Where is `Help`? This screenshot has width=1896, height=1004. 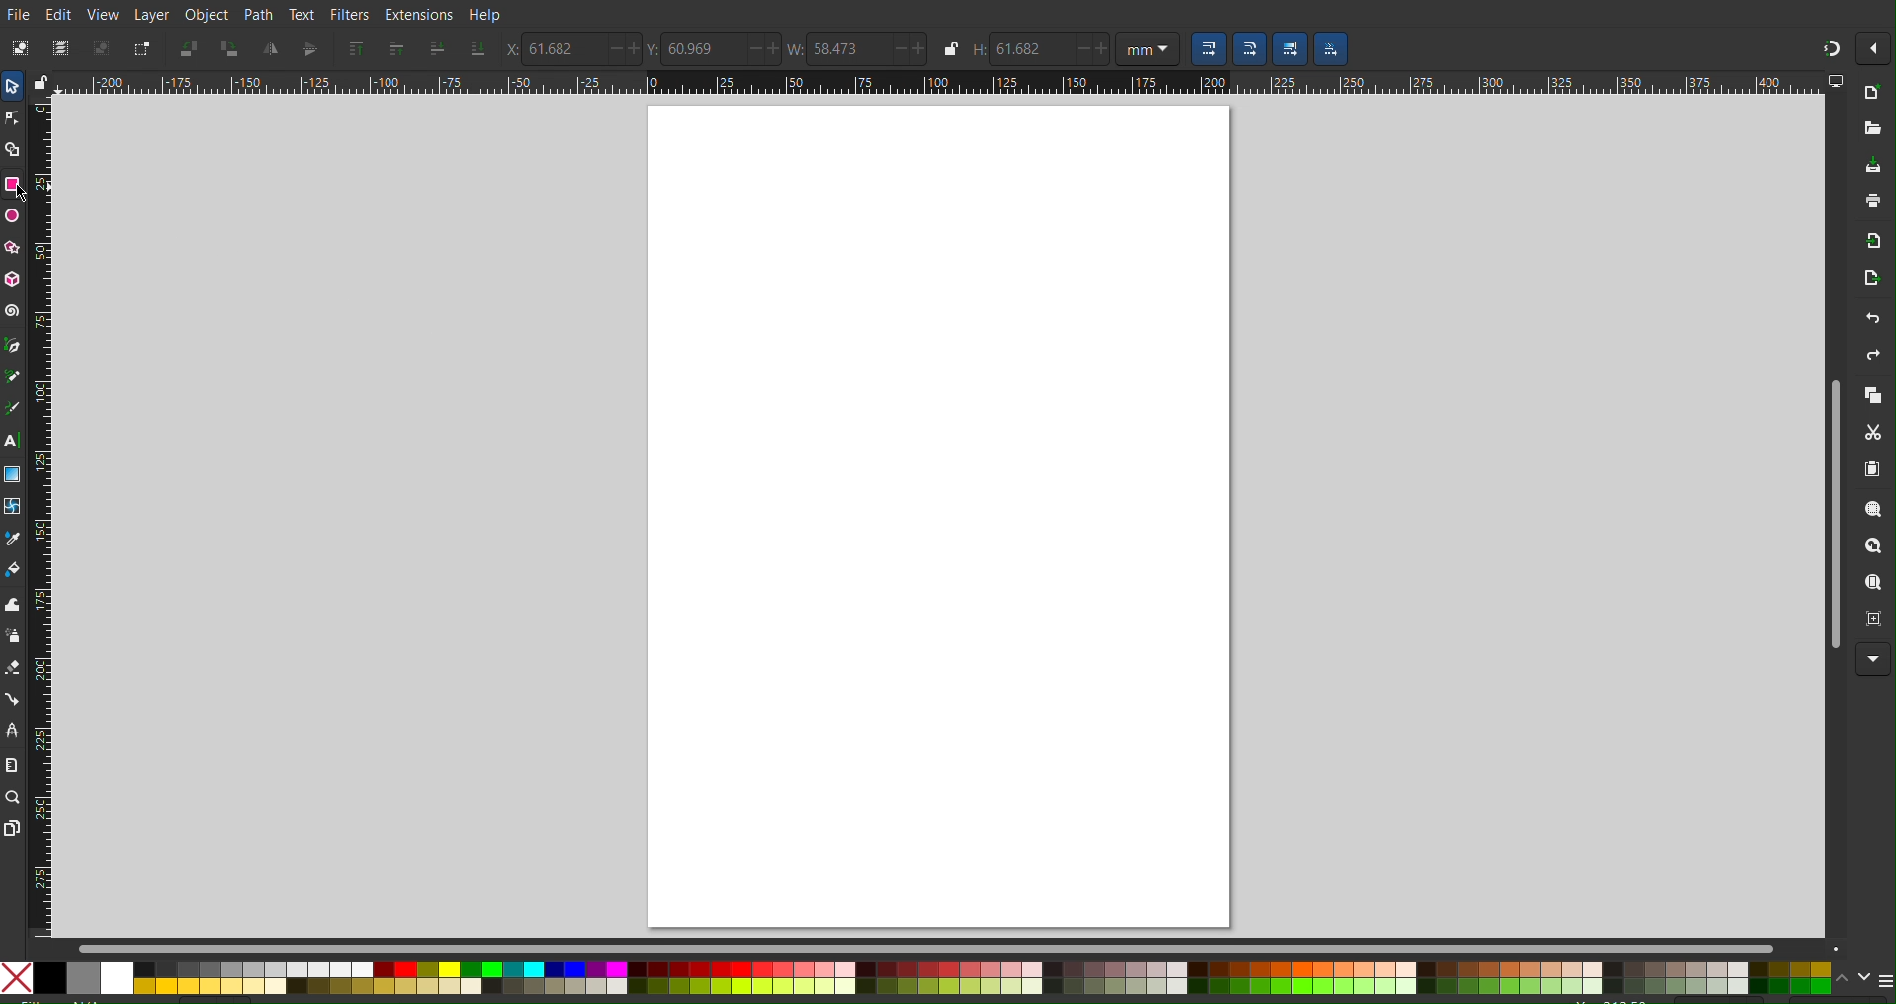
Help is located at coordinates (489, 13).